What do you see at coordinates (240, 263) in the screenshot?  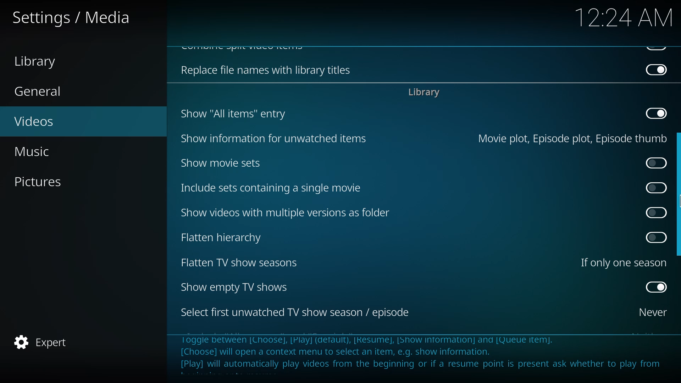 I see `flatten tv show seasons` at bounding box center [240, 263].